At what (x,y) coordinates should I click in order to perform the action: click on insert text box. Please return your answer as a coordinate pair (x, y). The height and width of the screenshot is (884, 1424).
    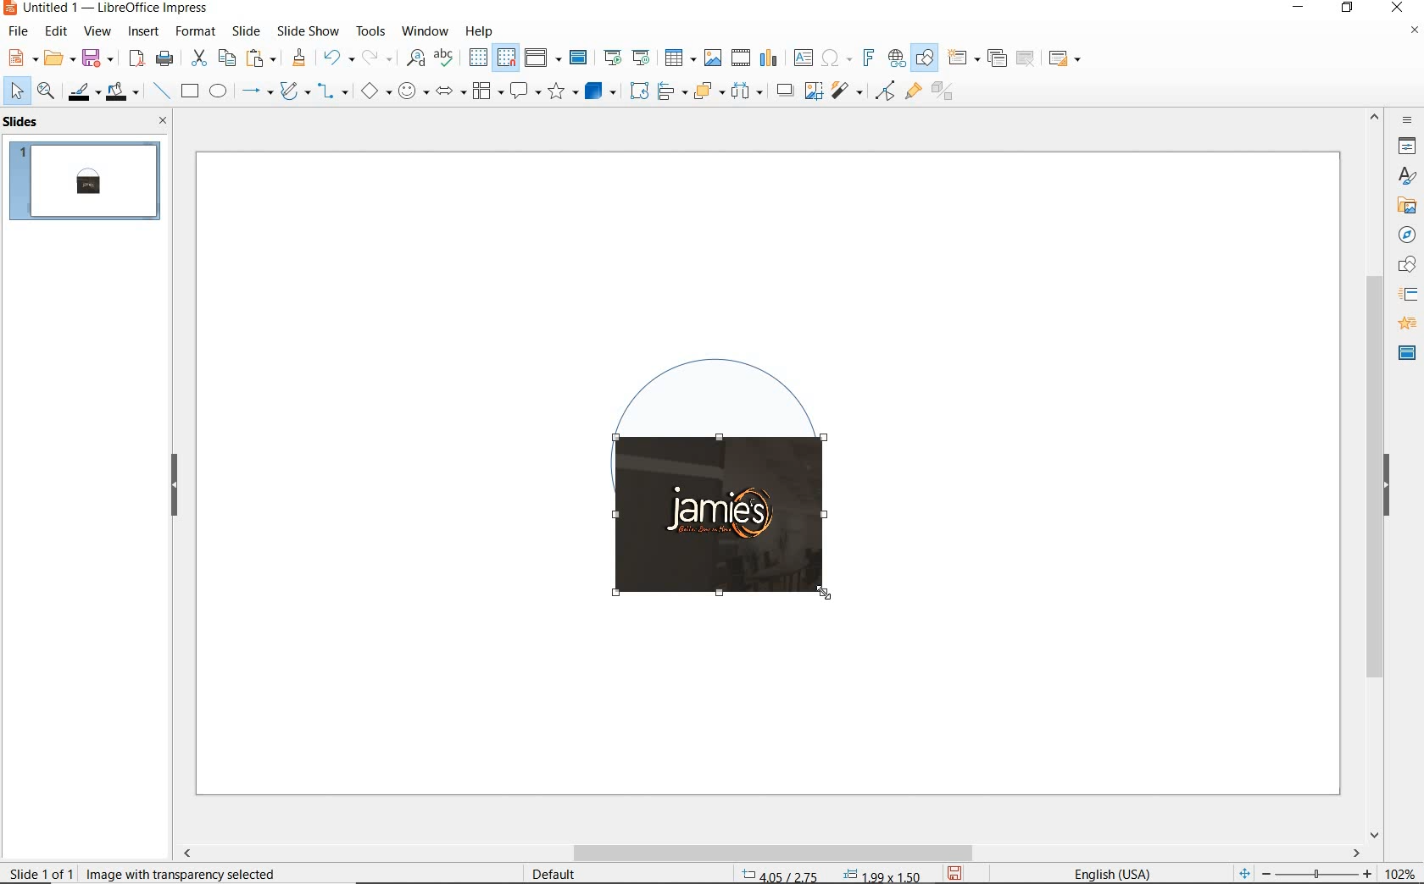
    Looking at the image, I should click on (803, 58).